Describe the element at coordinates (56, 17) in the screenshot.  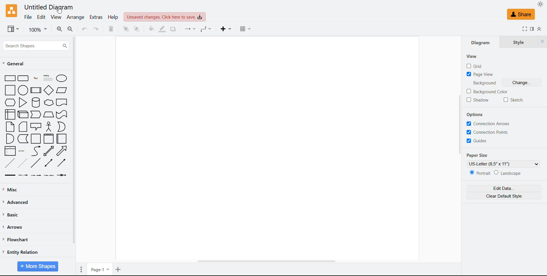
I see `view ` at that location.